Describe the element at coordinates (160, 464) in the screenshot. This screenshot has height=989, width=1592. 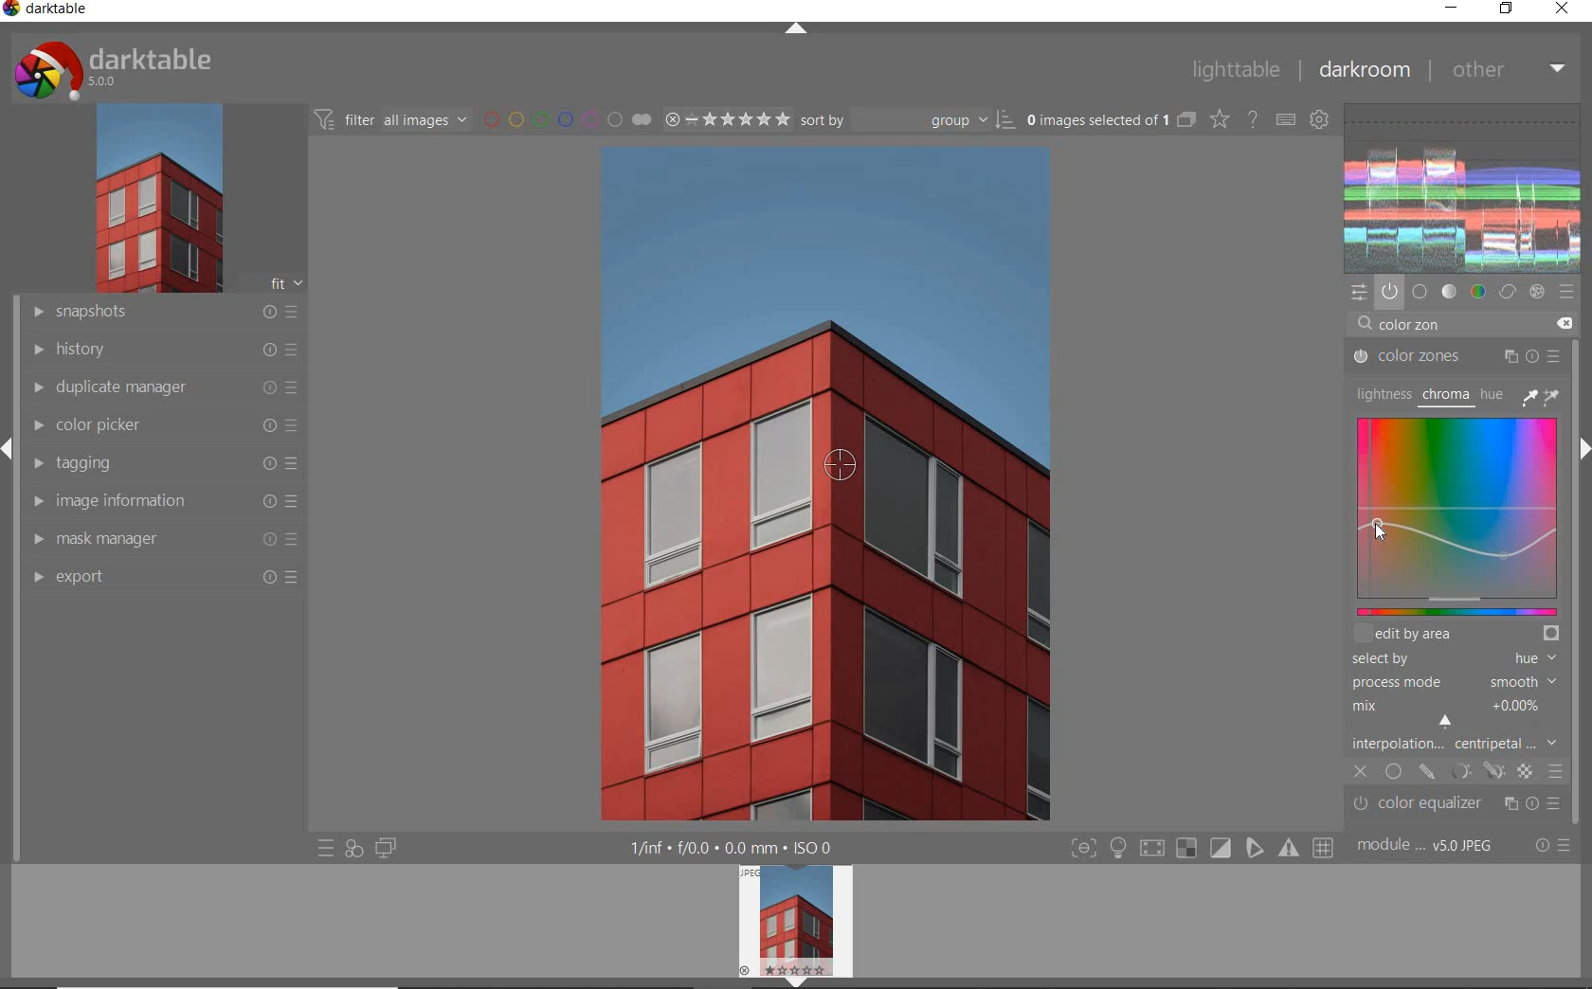
I see `tagging` at that location.